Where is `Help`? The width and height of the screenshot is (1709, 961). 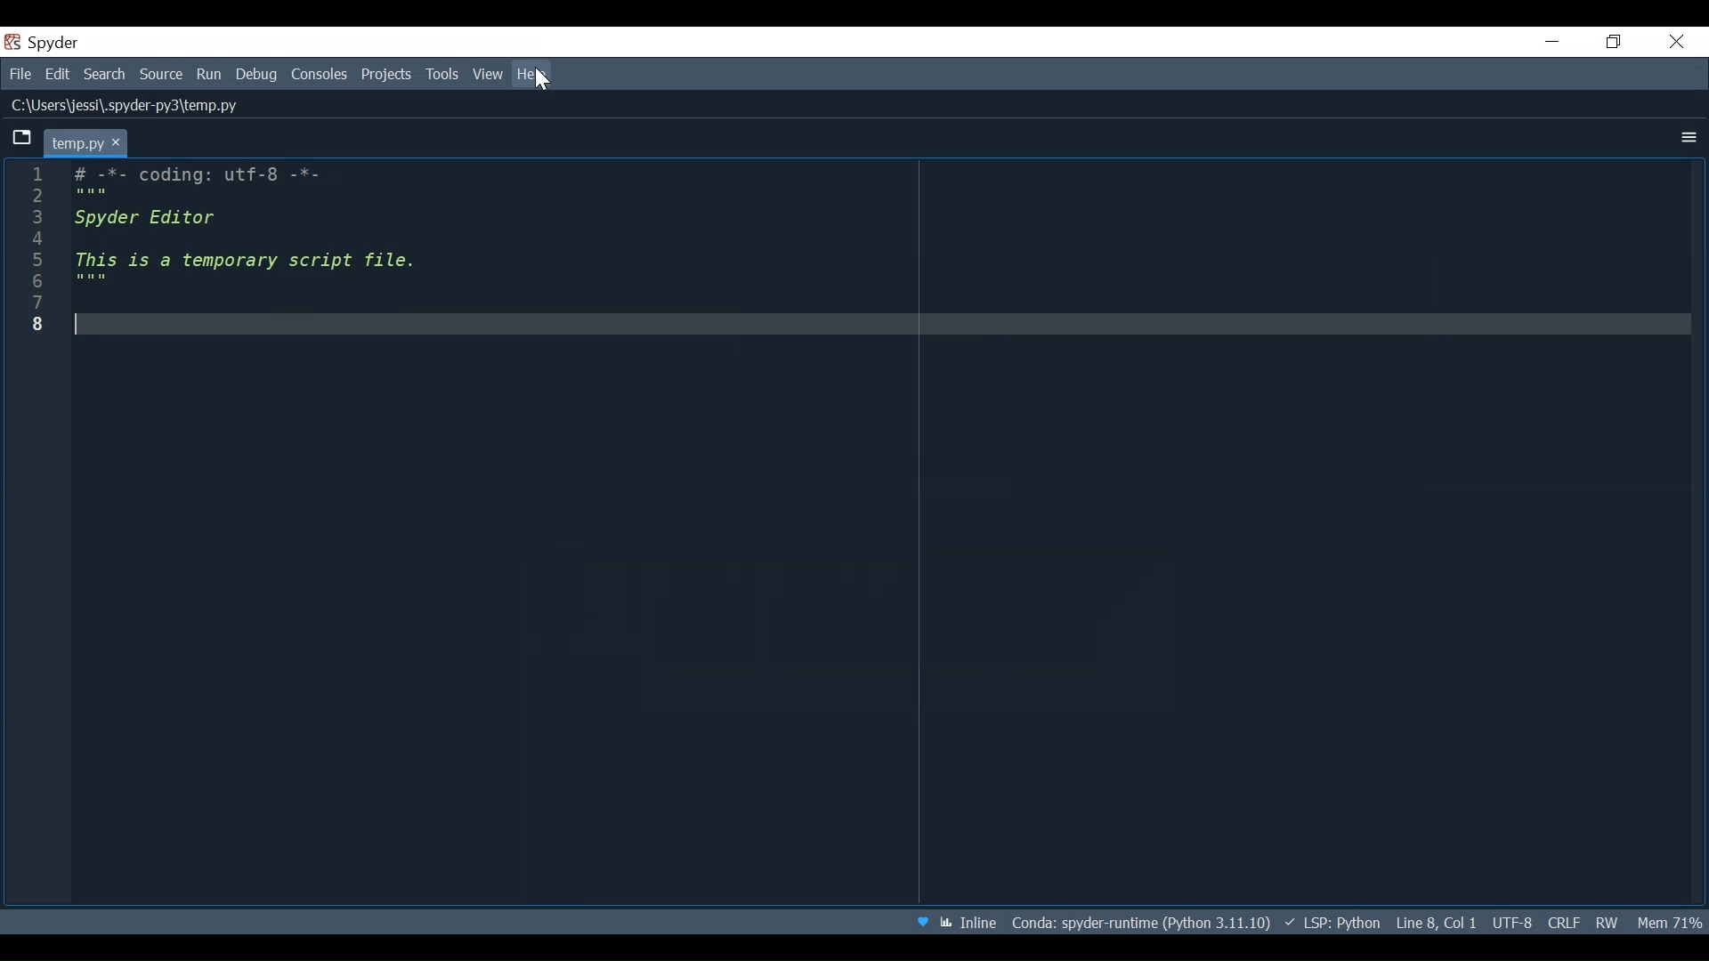
Help is located at coordinates (531, 74).